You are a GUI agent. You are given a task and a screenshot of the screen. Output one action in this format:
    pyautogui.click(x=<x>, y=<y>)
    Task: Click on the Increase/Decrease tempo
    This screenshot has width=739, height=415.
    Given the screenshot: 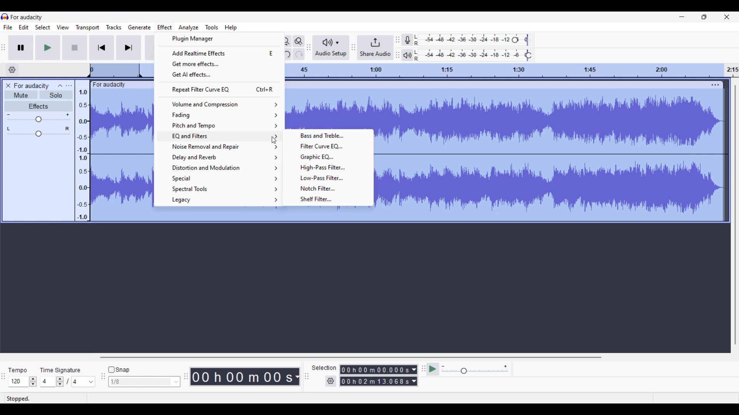 What is the action you would take?
    pyautogui.click(x=33, y=382)
    